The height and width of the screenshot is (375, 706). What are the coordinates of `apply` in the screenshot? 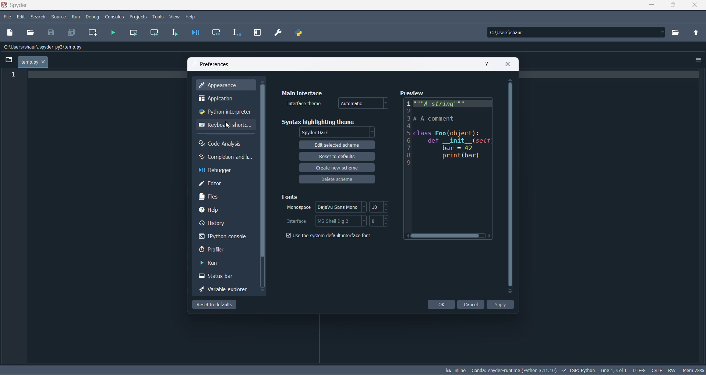 It's located at (501, 306).